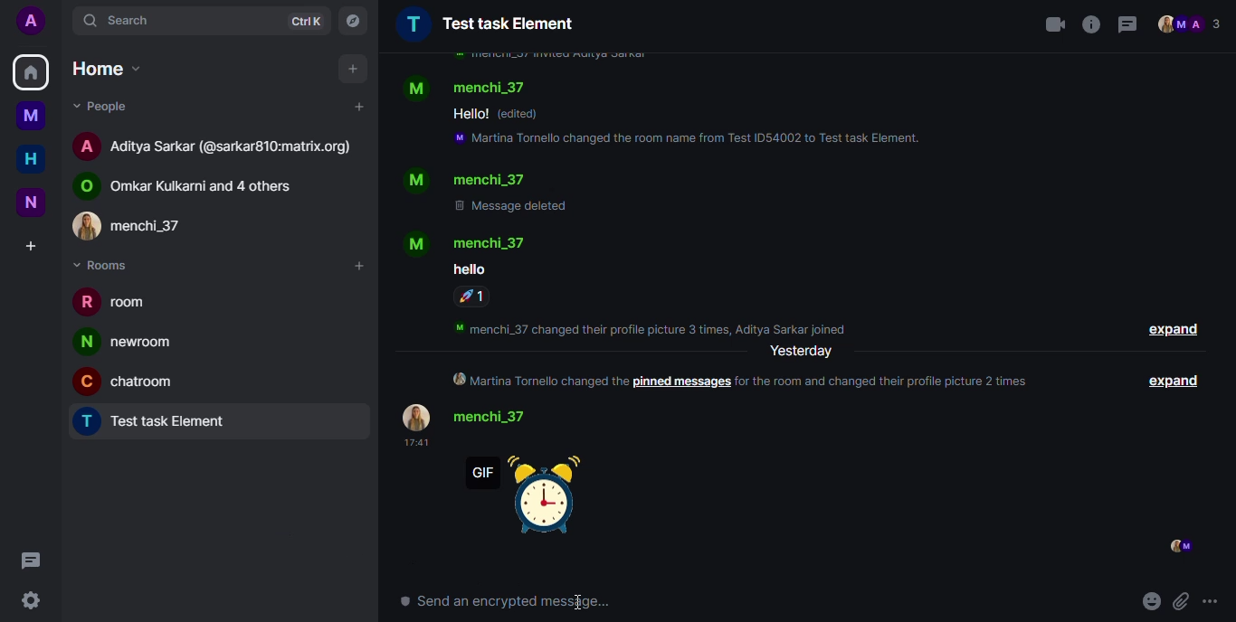  I want to click on message deleted, so click(514, 206).